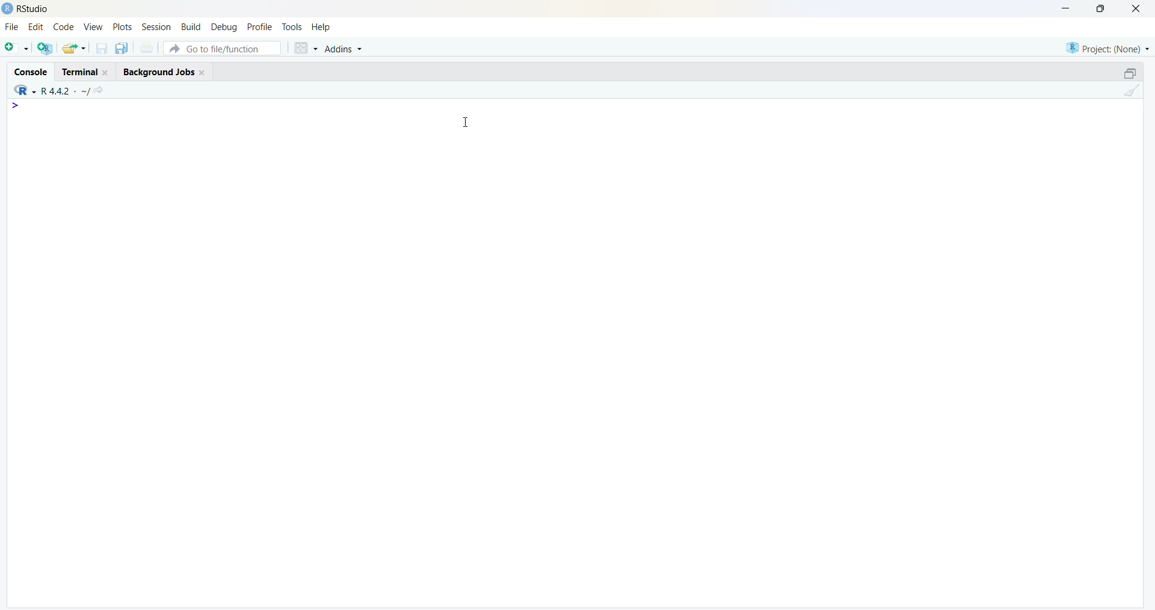 The height and width of the screenshot is (610, 1155). What do you see at coordinates (35, 9) in the screenshot?
I see `RStudio` at bounding box center [35, 9].